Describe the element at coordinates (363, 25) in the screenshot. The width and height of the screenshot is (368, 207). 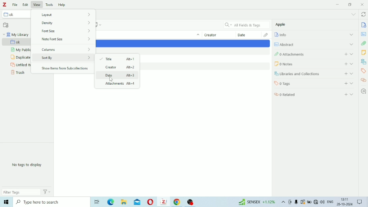
I see `Info` at that location.